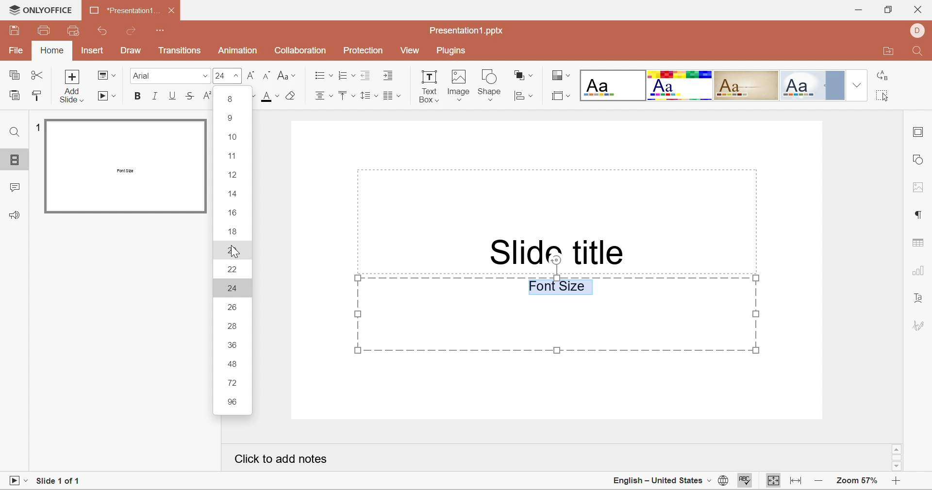 This screenshot has height=490, width=932. Describe the element at coordinates (237, 288) in the screenshot. I see `24` at that location.